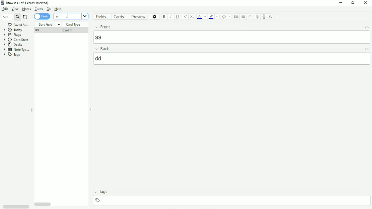 The height and width of the screenshot is (209, 372). Describe the element at coordinates (67, 31) in the screenshot. I see `Card 1` at that location.